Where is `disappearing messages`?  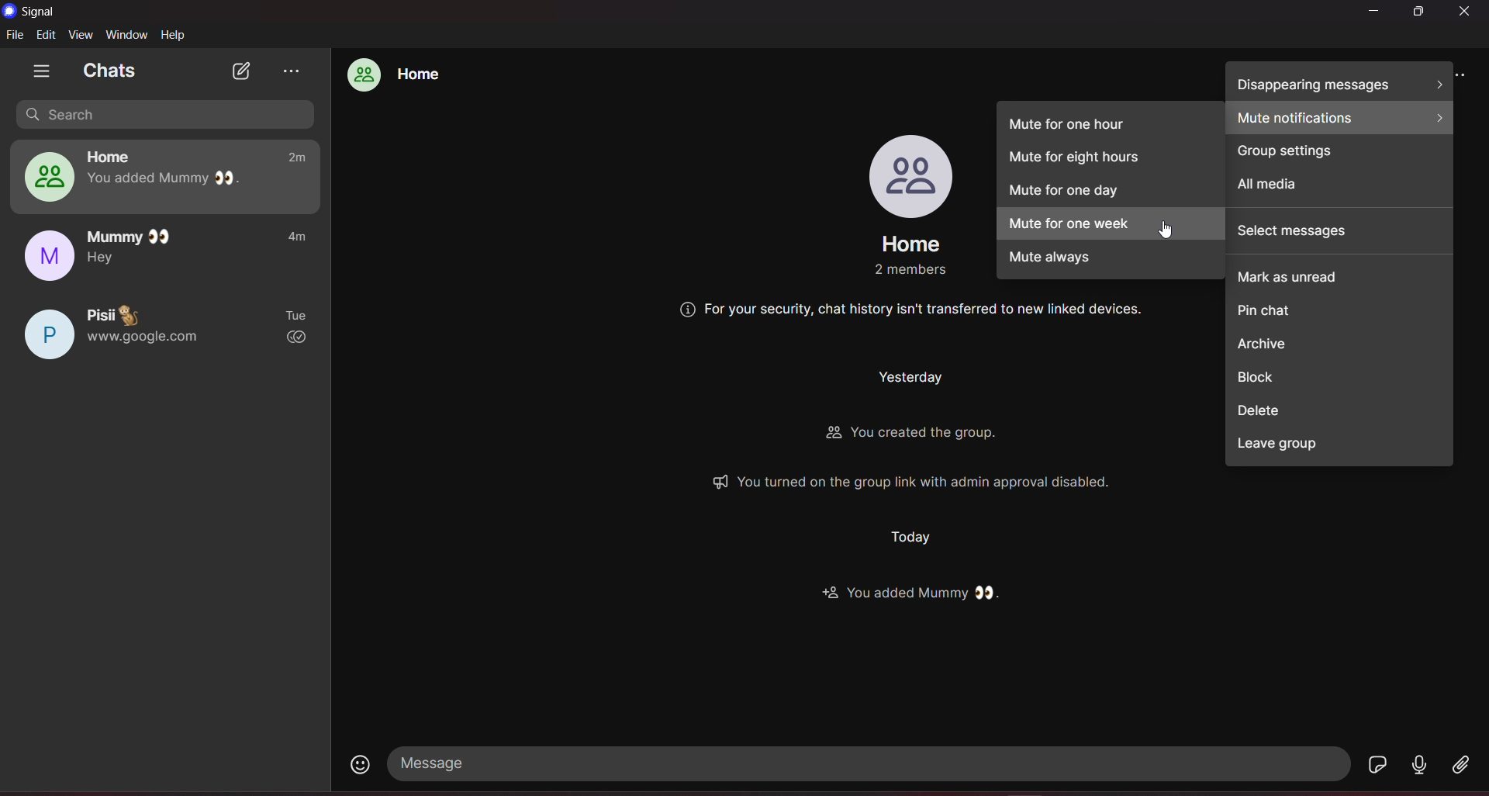
disappearing messages is located at coordinates (1342, 82).